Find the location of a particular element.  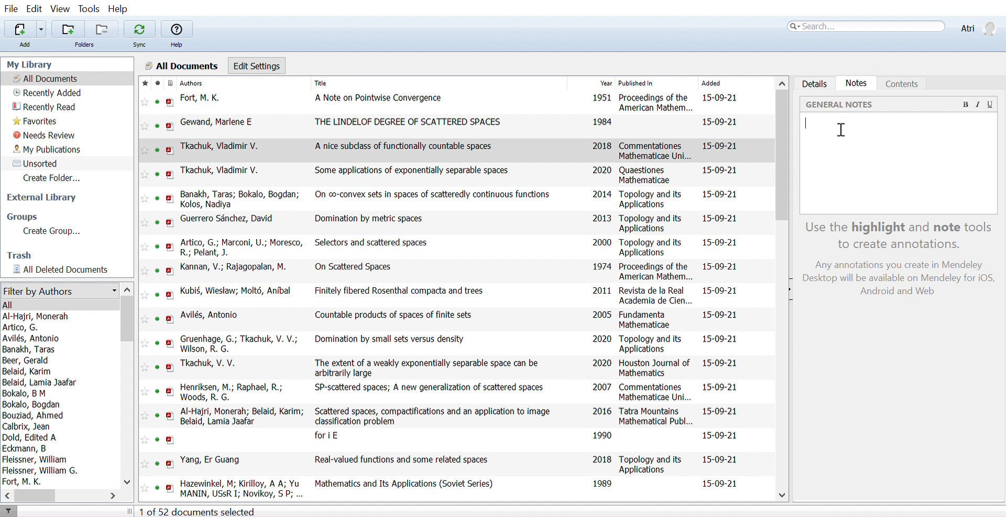

Move up in filter by authors is located at coordinates (127, 288).